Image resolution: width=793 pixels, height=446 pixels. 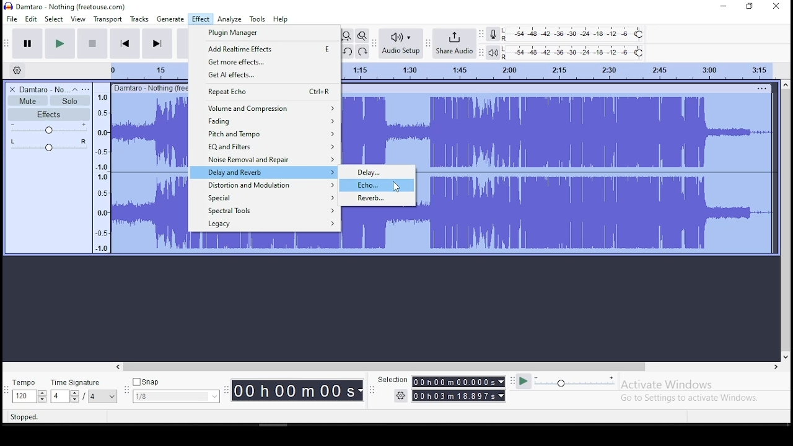 I want to click on play, so click(x=524, y=383).